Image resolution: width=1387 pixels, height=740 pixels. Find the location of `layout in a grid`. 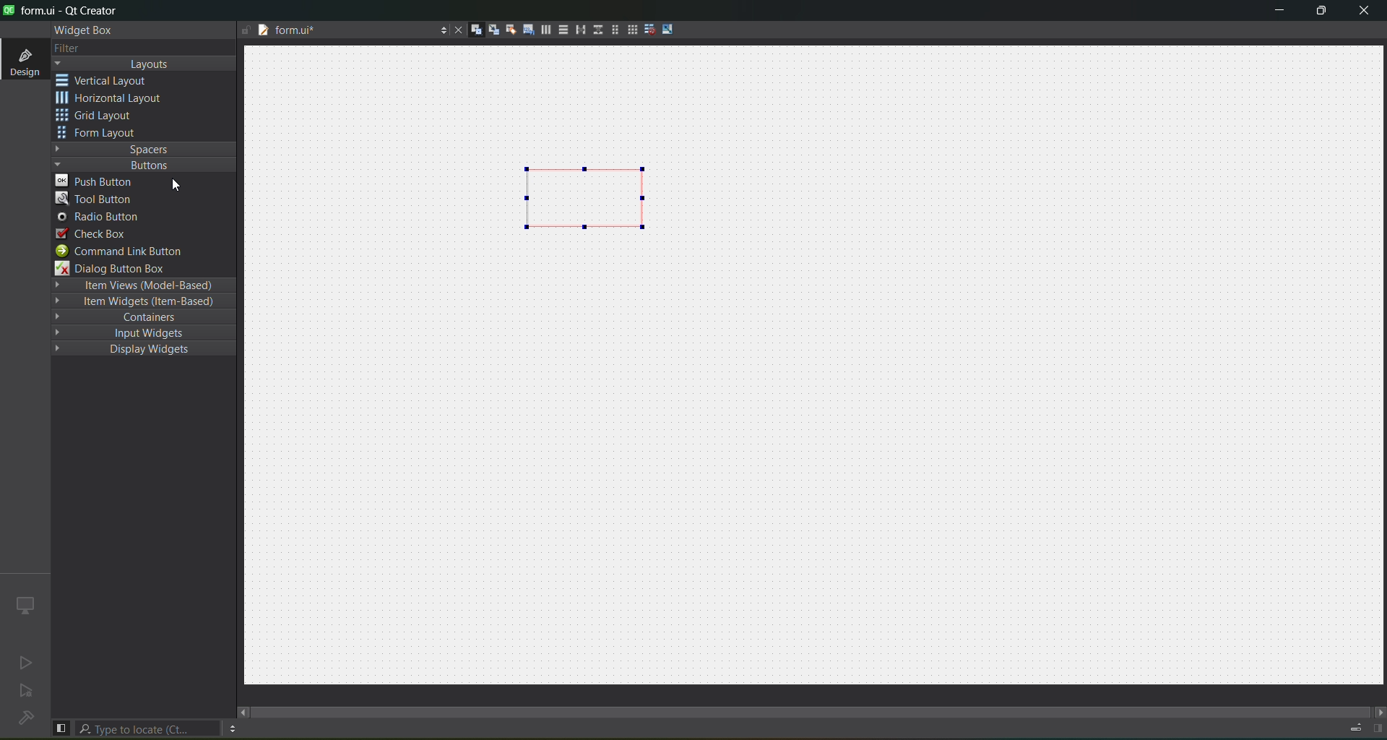

layout in a grid is located at coordinates (631, 31).